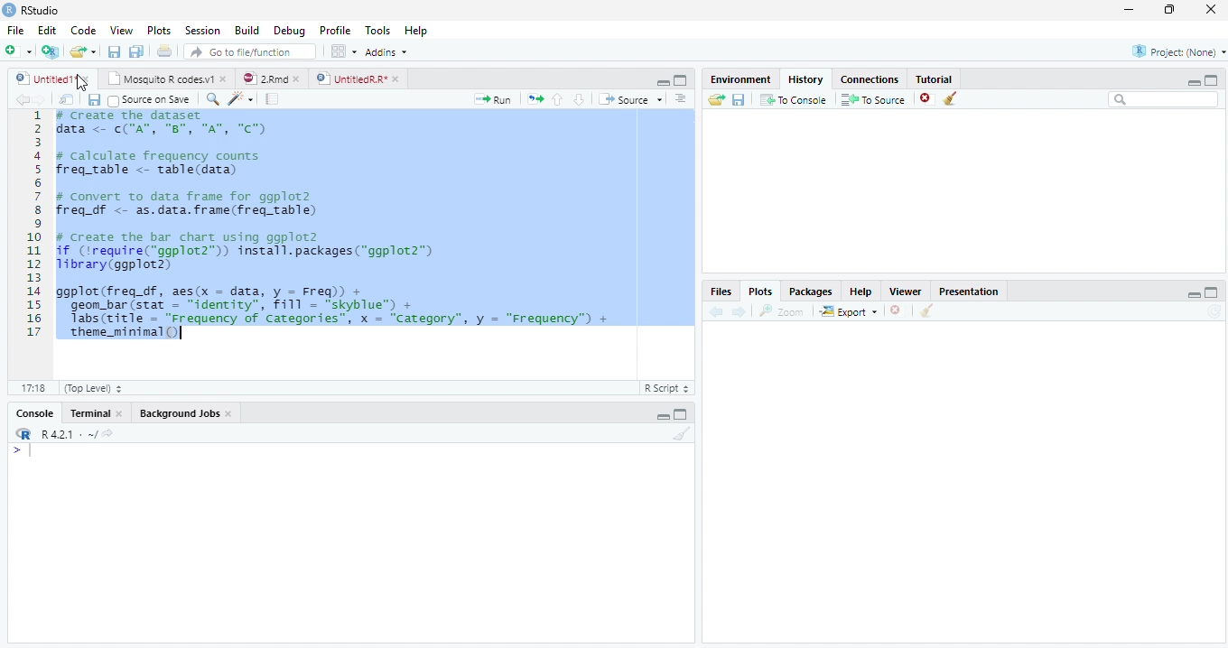  I want to click on Delete , so click(927, 99).